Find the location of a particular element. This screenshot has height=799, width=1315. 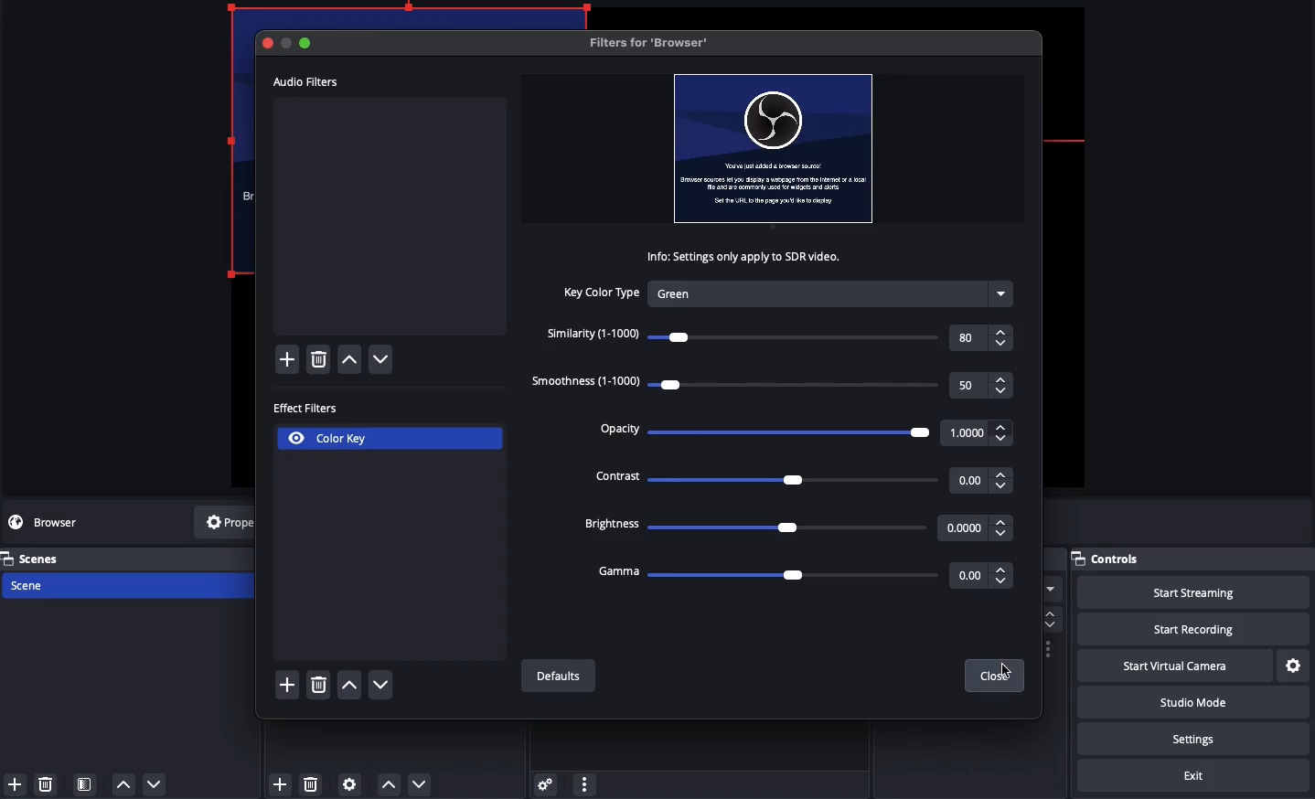

delete is located at coordinates (317, 360).